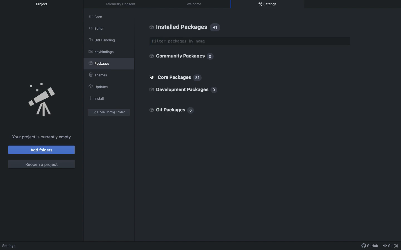  Describe the element at coordinates (178, 27) in the screenshot. I see `Installed packages` at that location.